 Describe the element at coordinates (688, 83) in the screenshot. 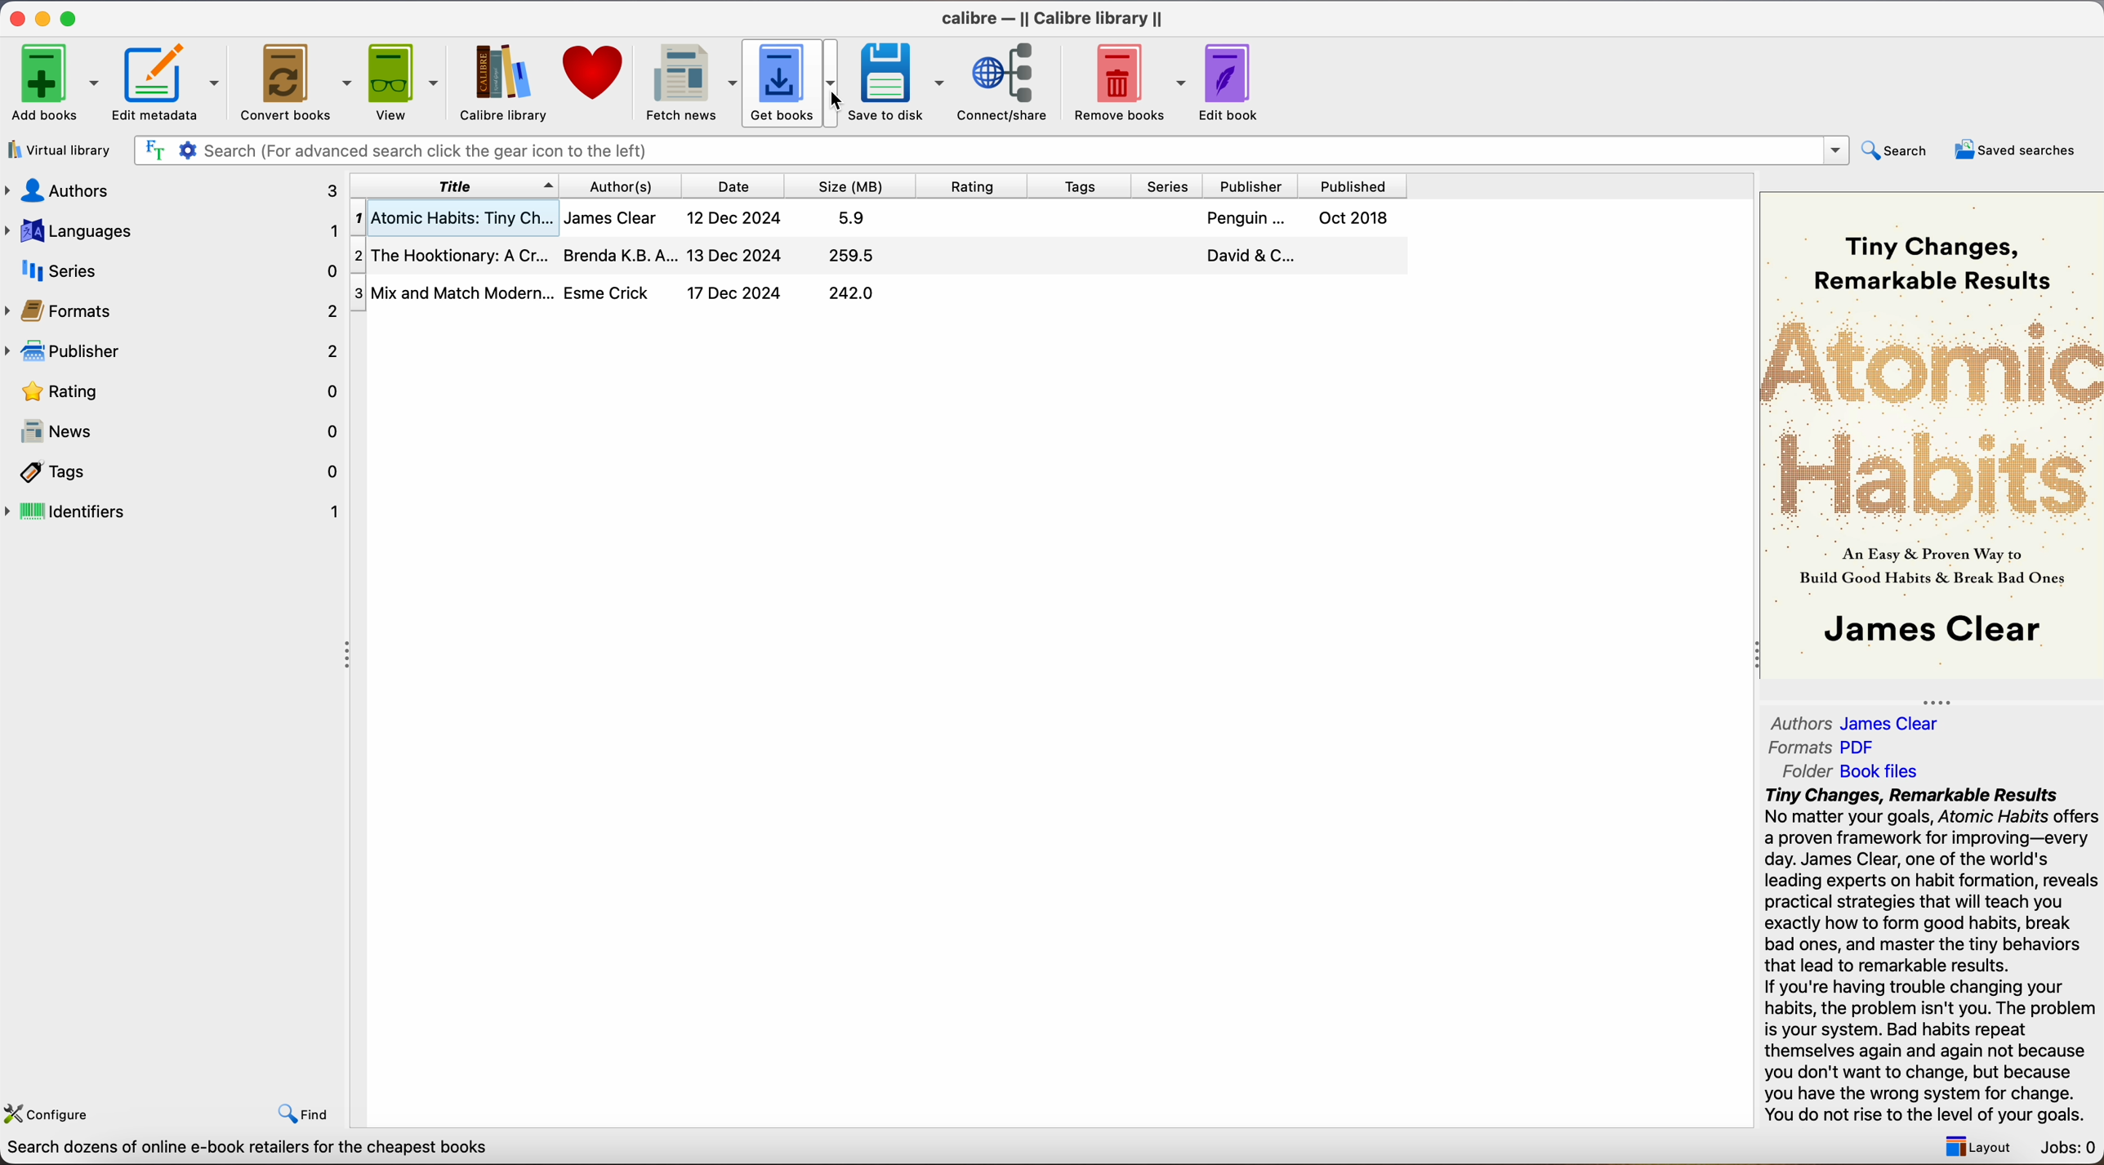

I see `fetch news` at that location.